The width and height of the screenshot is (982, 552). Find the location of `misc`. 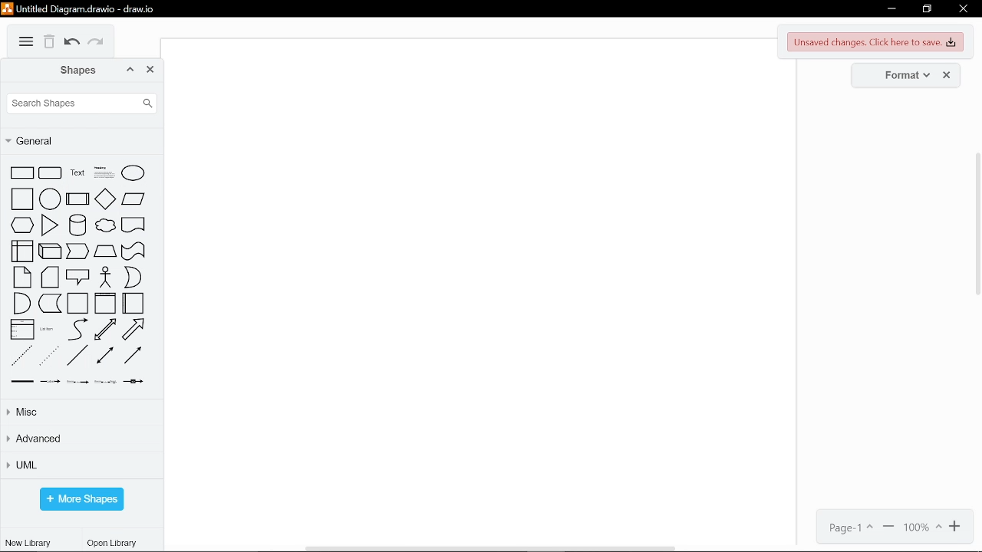

misc is located at coordinates (83, 412).